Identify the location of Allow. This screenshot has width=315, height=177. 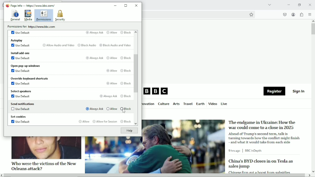
(112, 33).